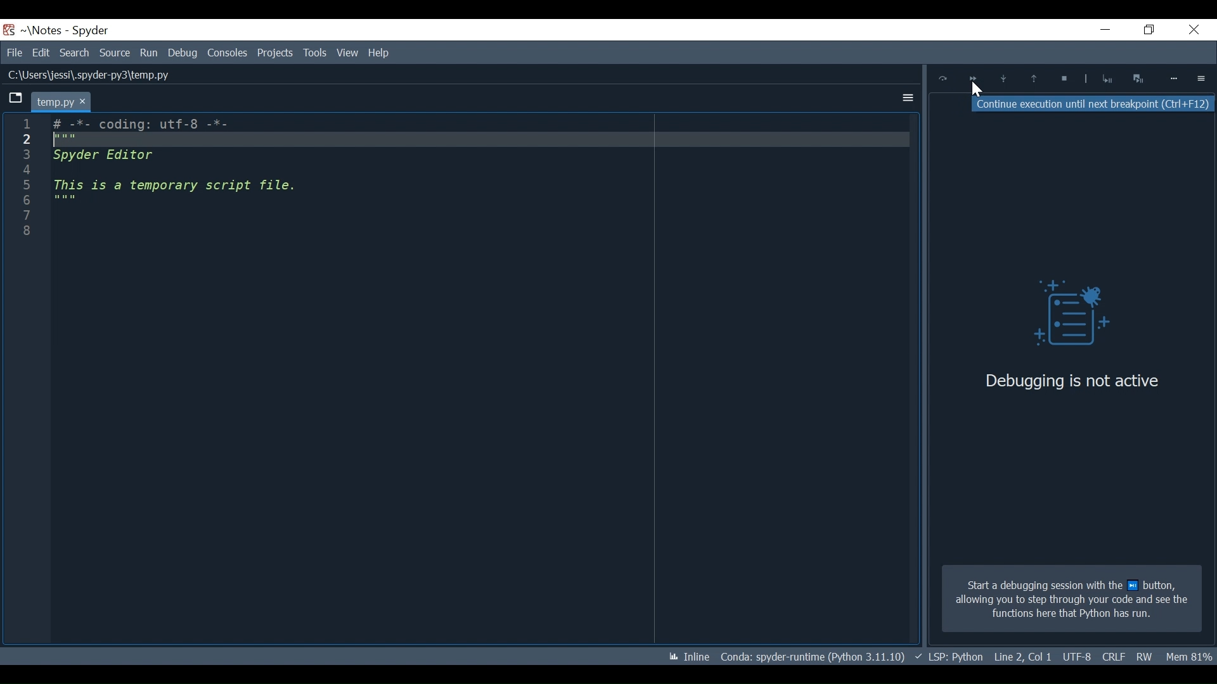 This screenshot has height=684, width=1217. Describe the element at coordinates (1107, 79) in the screenshot. I see `Stop Debugging` at that location.